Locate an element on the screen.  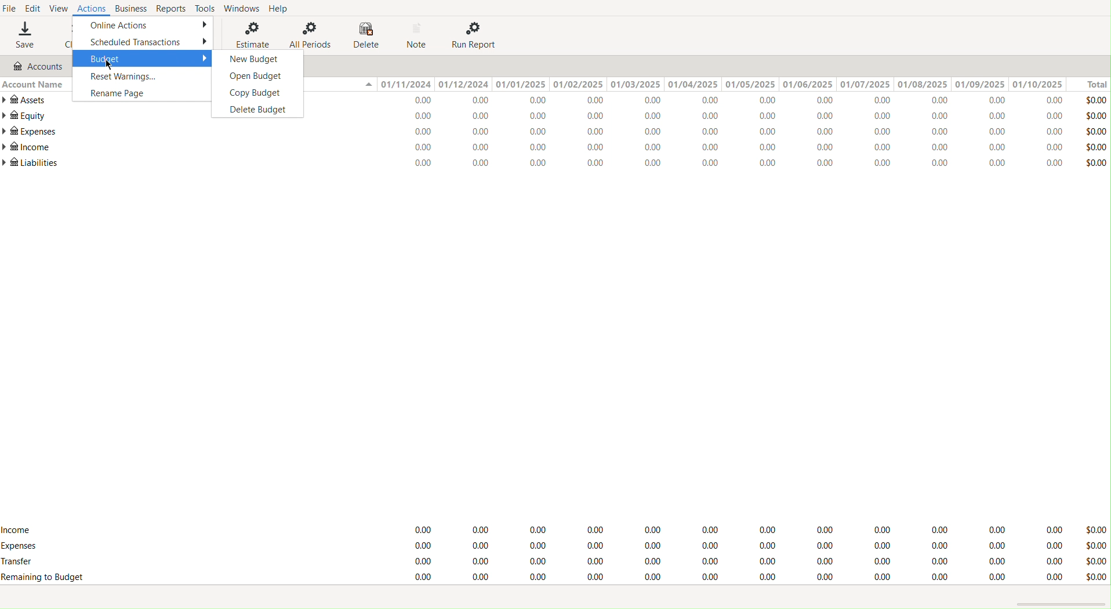
Income is located at coordinates (19, 528).